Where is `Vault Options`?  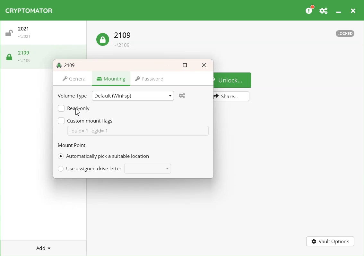
Vault Options is located at coordinates (331, 242).